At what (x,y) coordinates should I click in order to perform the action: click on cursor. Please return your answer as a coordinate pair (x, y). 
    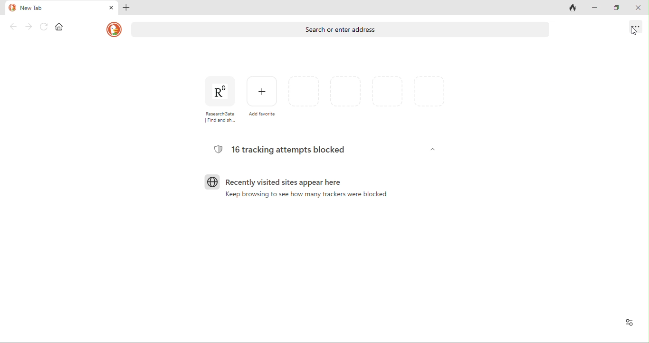
    Looking at the image, I should click on (631, 33).